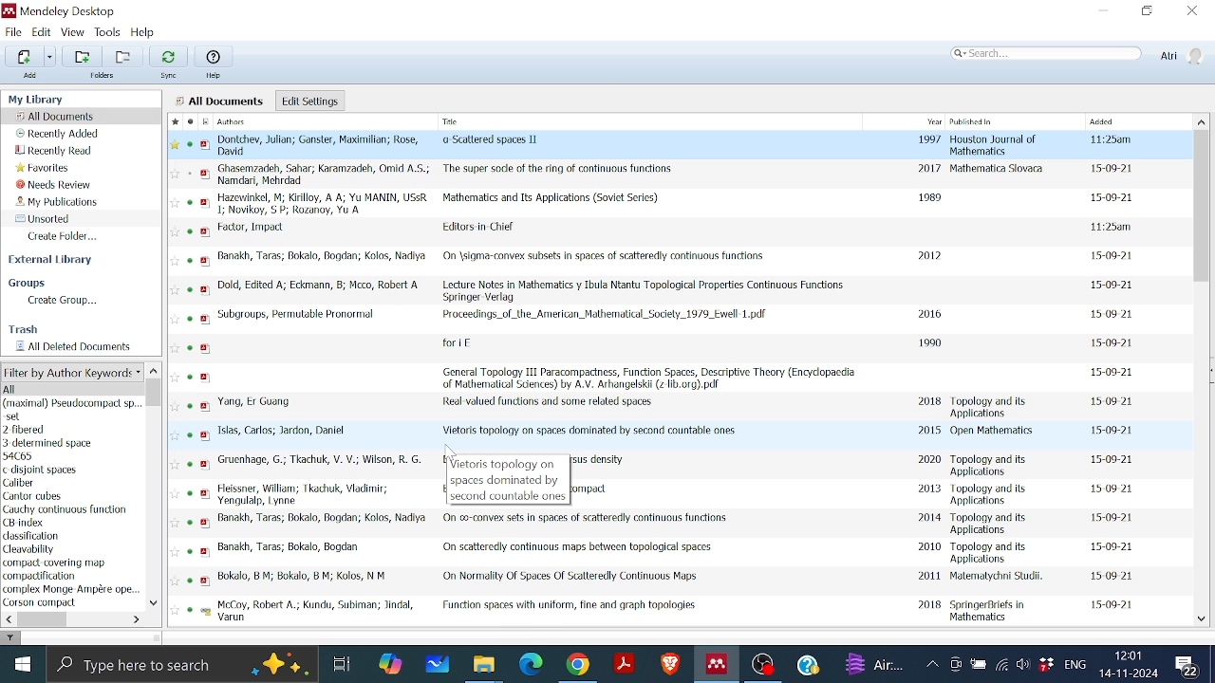  What do you see at coordinates (1129, 663) in the screenshot?
I see `Date and time` at bounding box center [1129, 663].